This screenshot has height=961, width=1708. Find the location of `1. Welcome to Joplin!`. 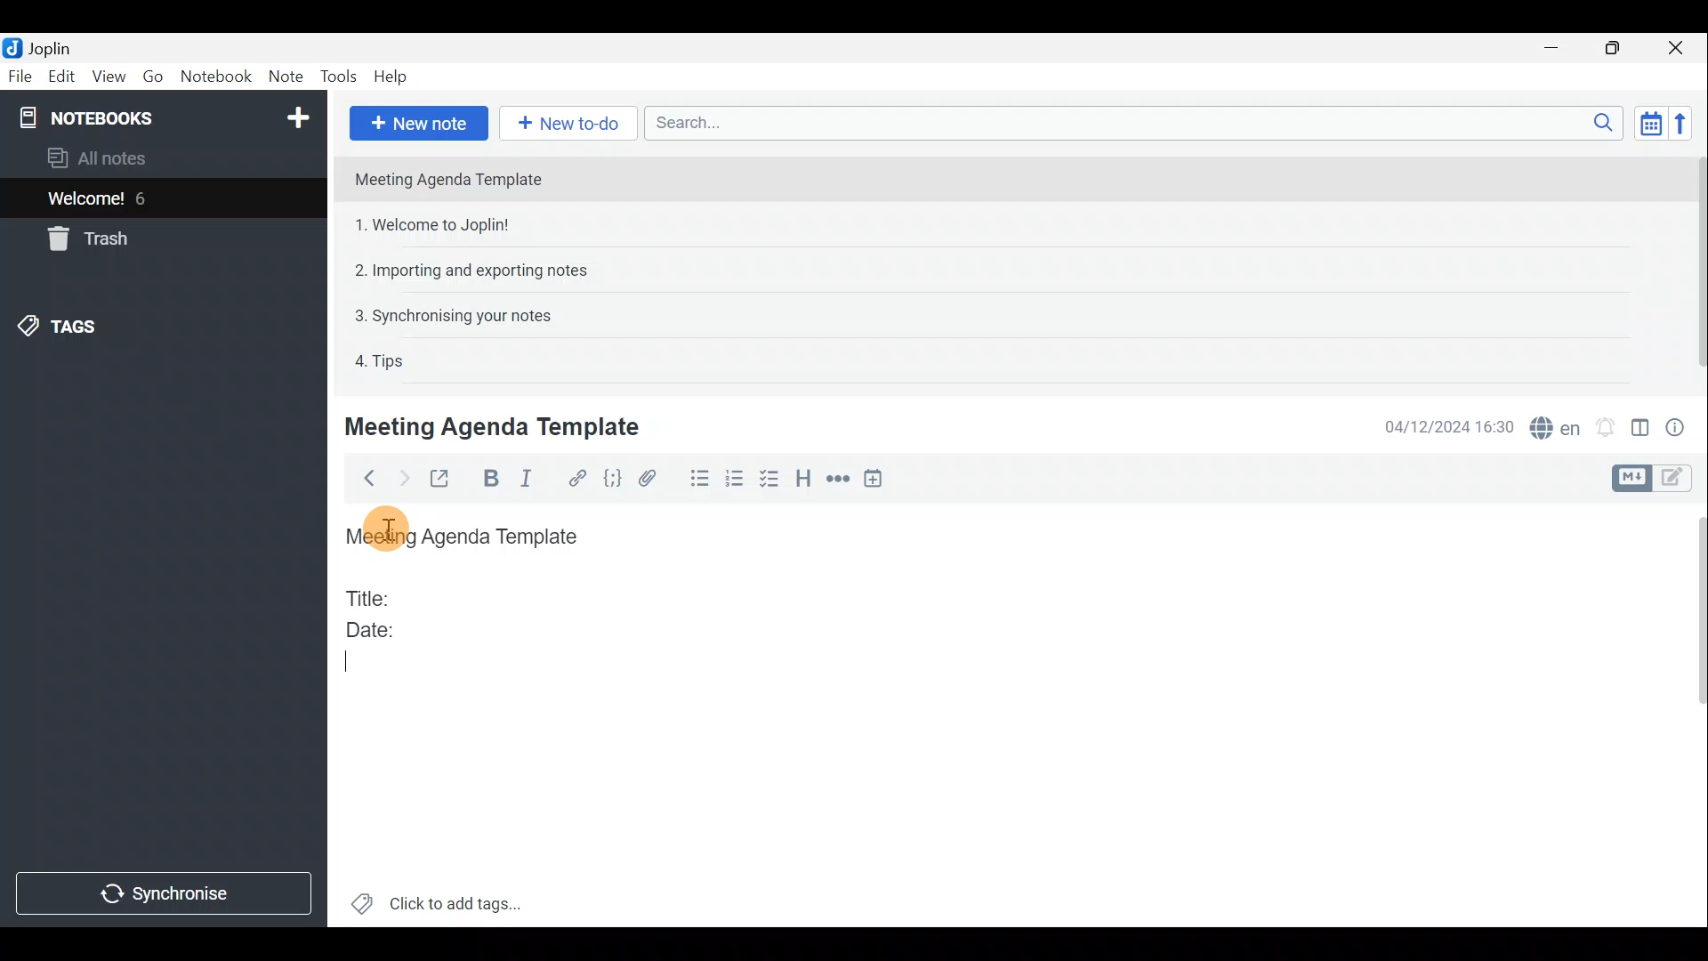

1. Welcome to Joplin! is located at coordinates (438, 224).